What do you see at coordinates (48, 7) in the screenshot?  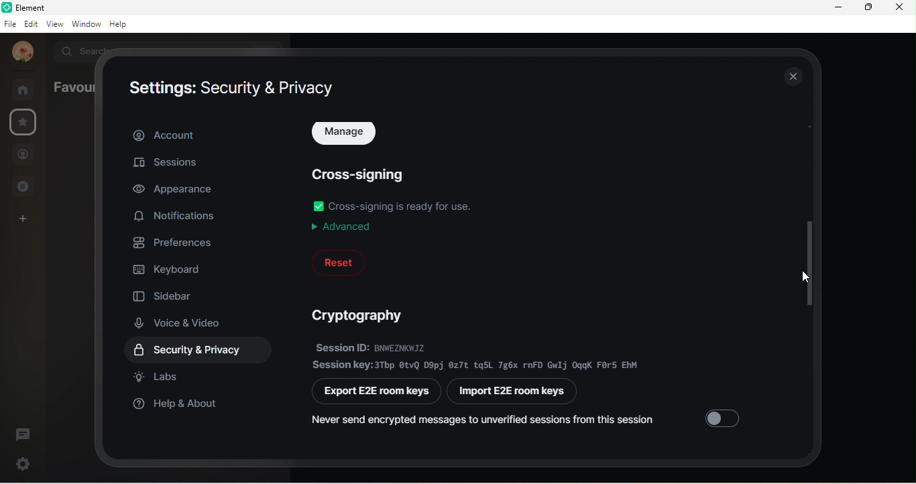 I see `element b room` at bounding box center [48, 7].